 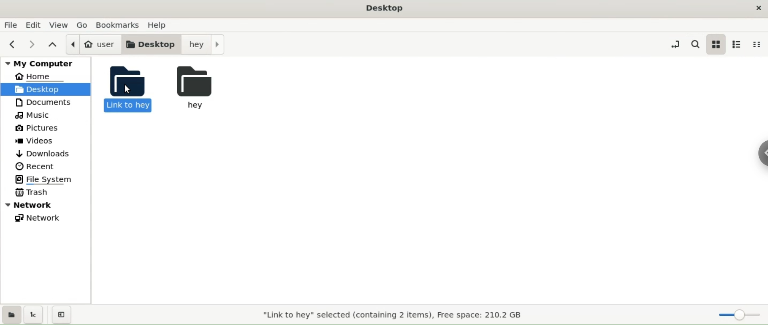 What do you see at coordinates (158, 24) in the screenshot?
I see `help` at bounding box center [158, 24].